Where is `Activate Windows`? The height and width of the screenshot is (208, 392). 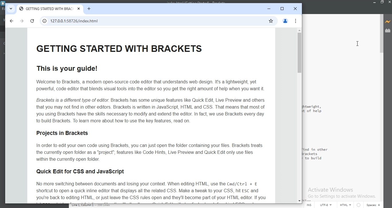 Activate Windows is located at coordinates (339, 194).